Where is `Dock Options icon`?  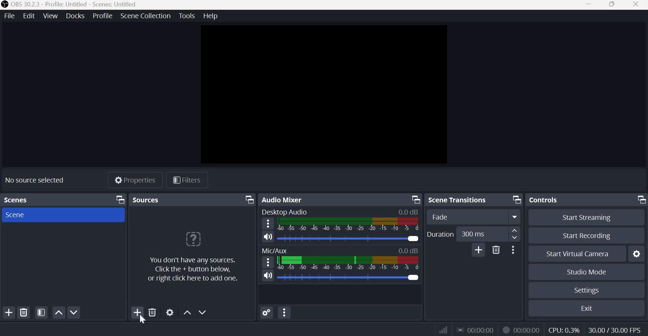
Dock Options icon is located at coordinates (118, 200).